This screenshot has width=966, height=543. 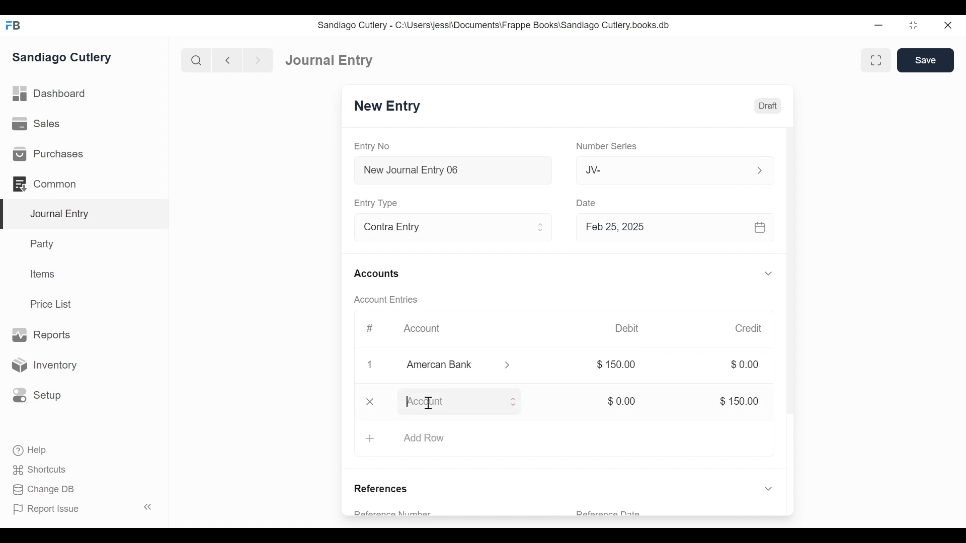 What do you see at coordinates (627, 328) in the screenshot?
I see `Debit` at bounding box center [627, 328].